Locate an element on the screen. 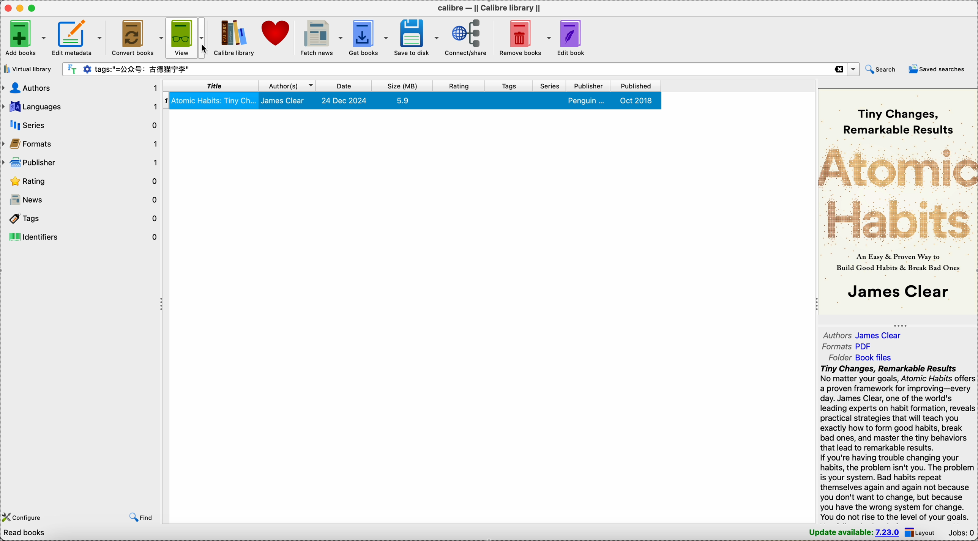  get books is located at coordinates (369, 36).